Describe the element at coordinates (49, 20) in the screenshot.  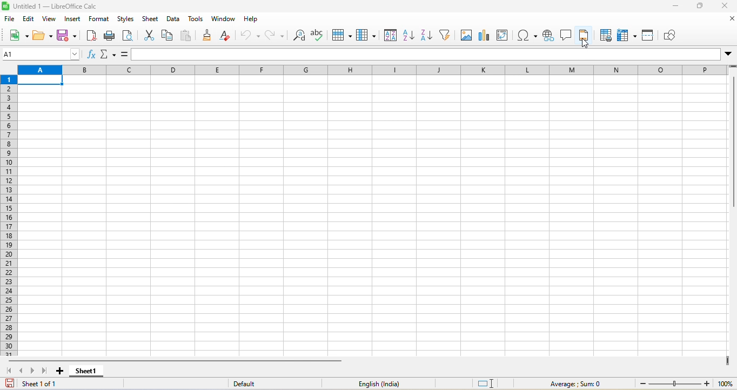
I see `view` at that location.